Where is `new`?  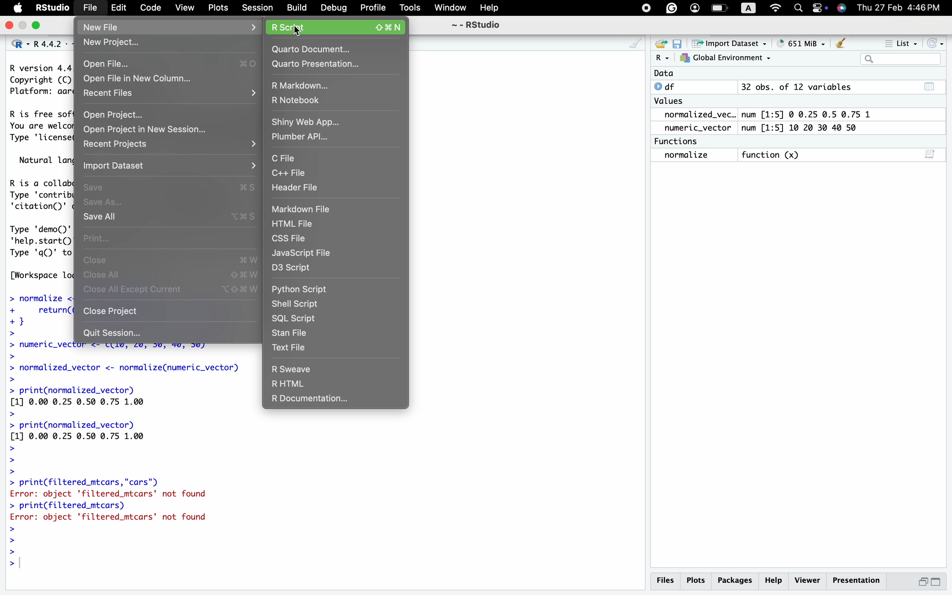 new is located at coordinates (662, 42).